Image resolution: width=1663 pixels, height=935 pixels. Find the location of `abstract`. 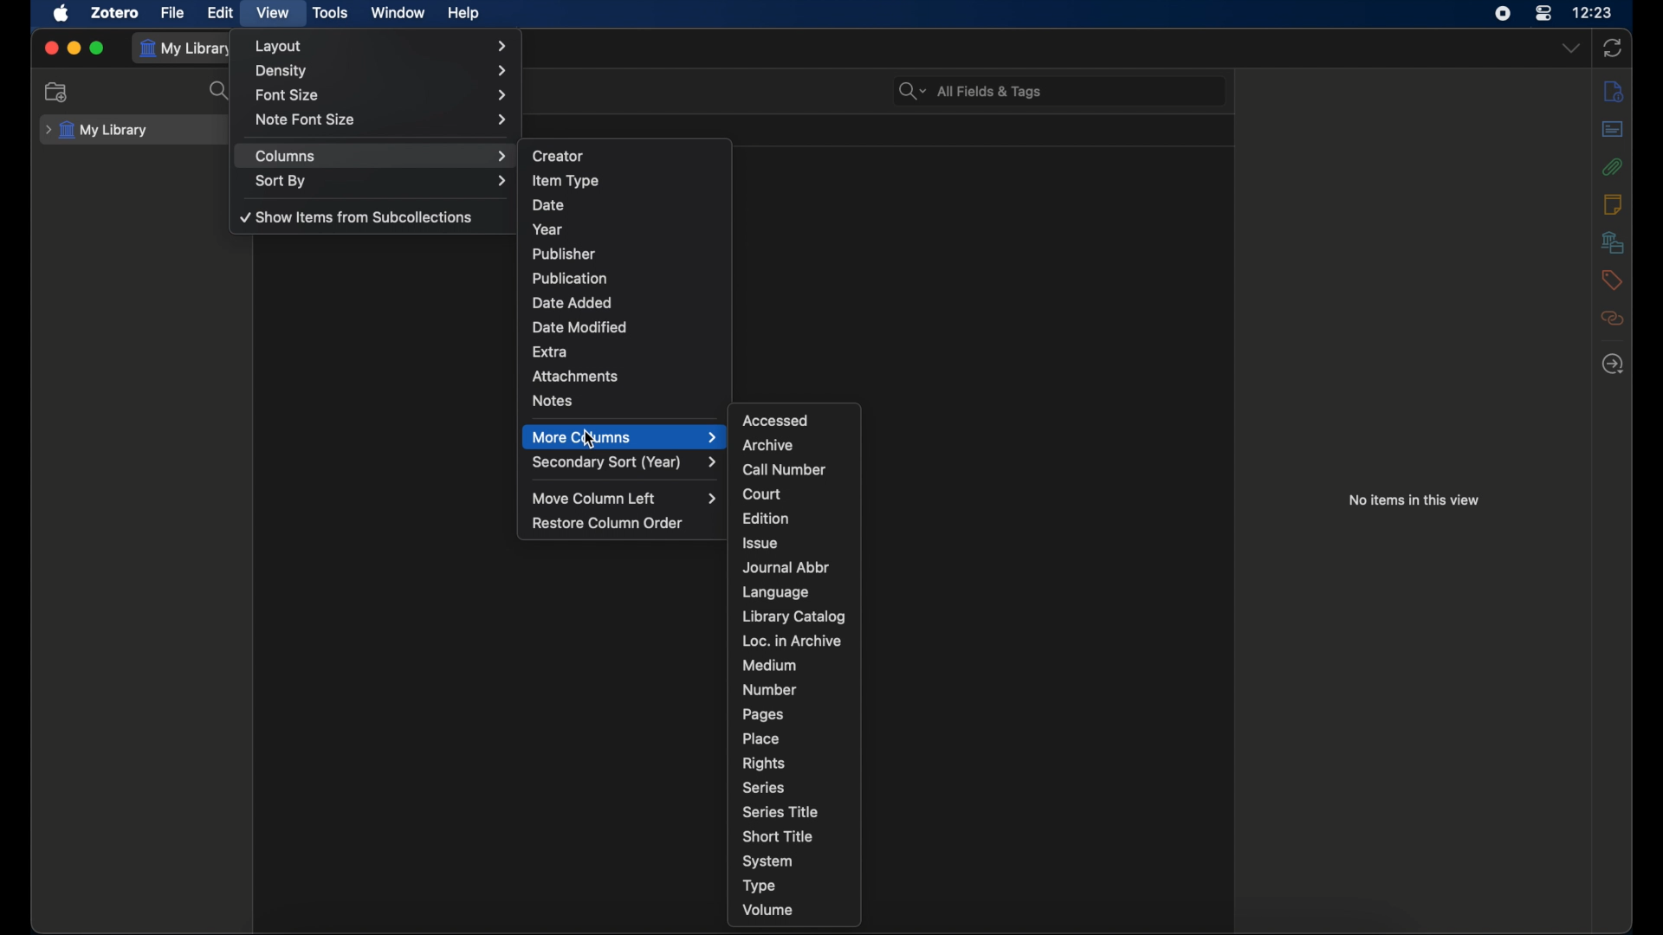

abstract is located at coordinates (1613, 129).